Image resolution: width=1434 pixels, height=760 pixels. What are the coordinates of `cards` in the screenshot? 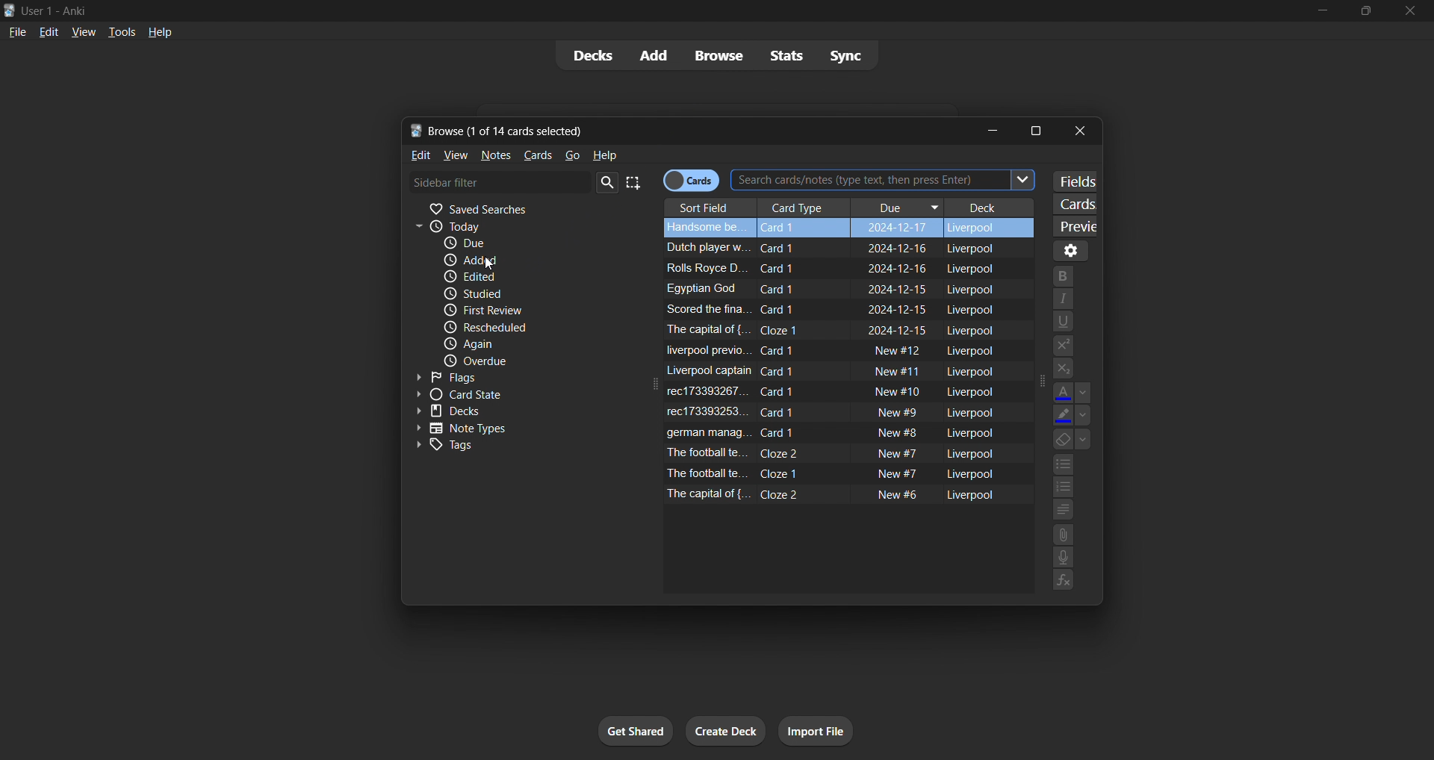 It's located at (537, 155).